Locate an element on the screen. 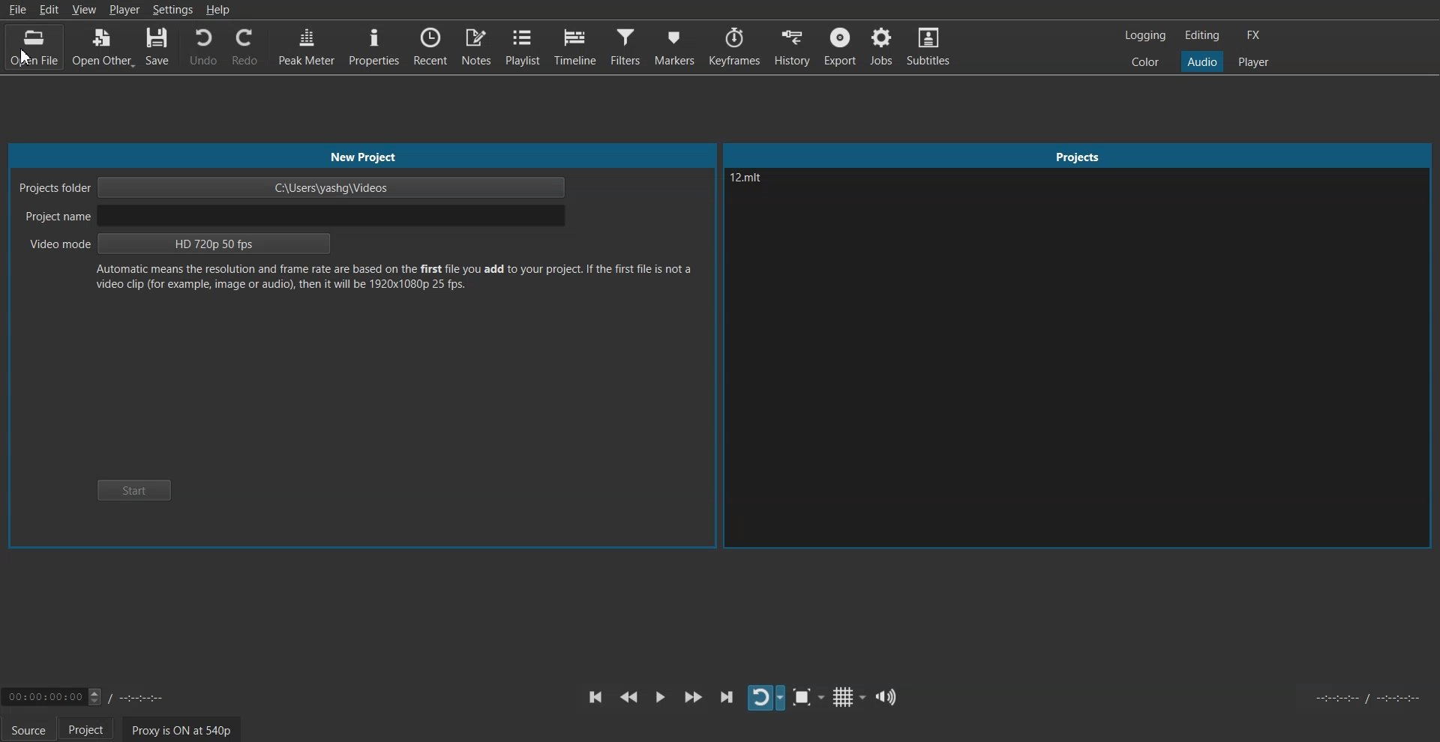 Image resolution: width=1440 pixels, height=742 pixels. FX is located at coordinates (1252, 35).